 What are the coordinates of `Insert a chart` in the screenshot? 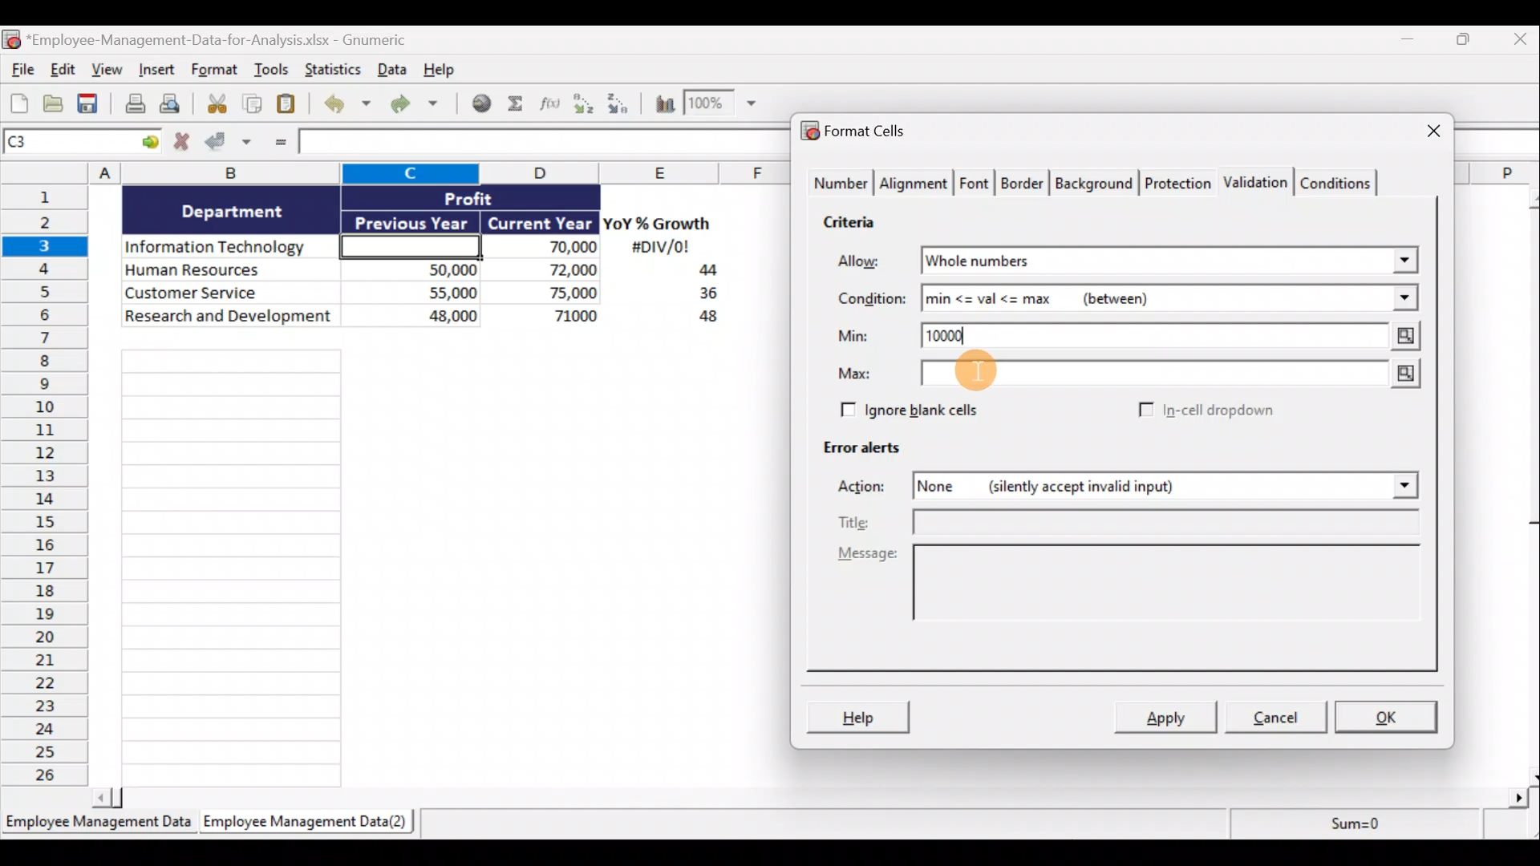 It's located at (658, 103).